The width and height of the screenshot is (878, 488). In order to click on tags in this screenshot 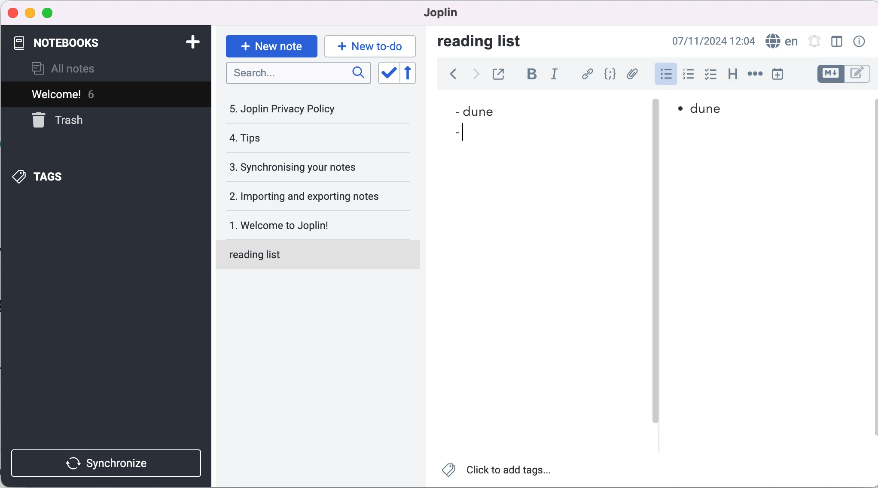, I will do `click(85, 177)`.